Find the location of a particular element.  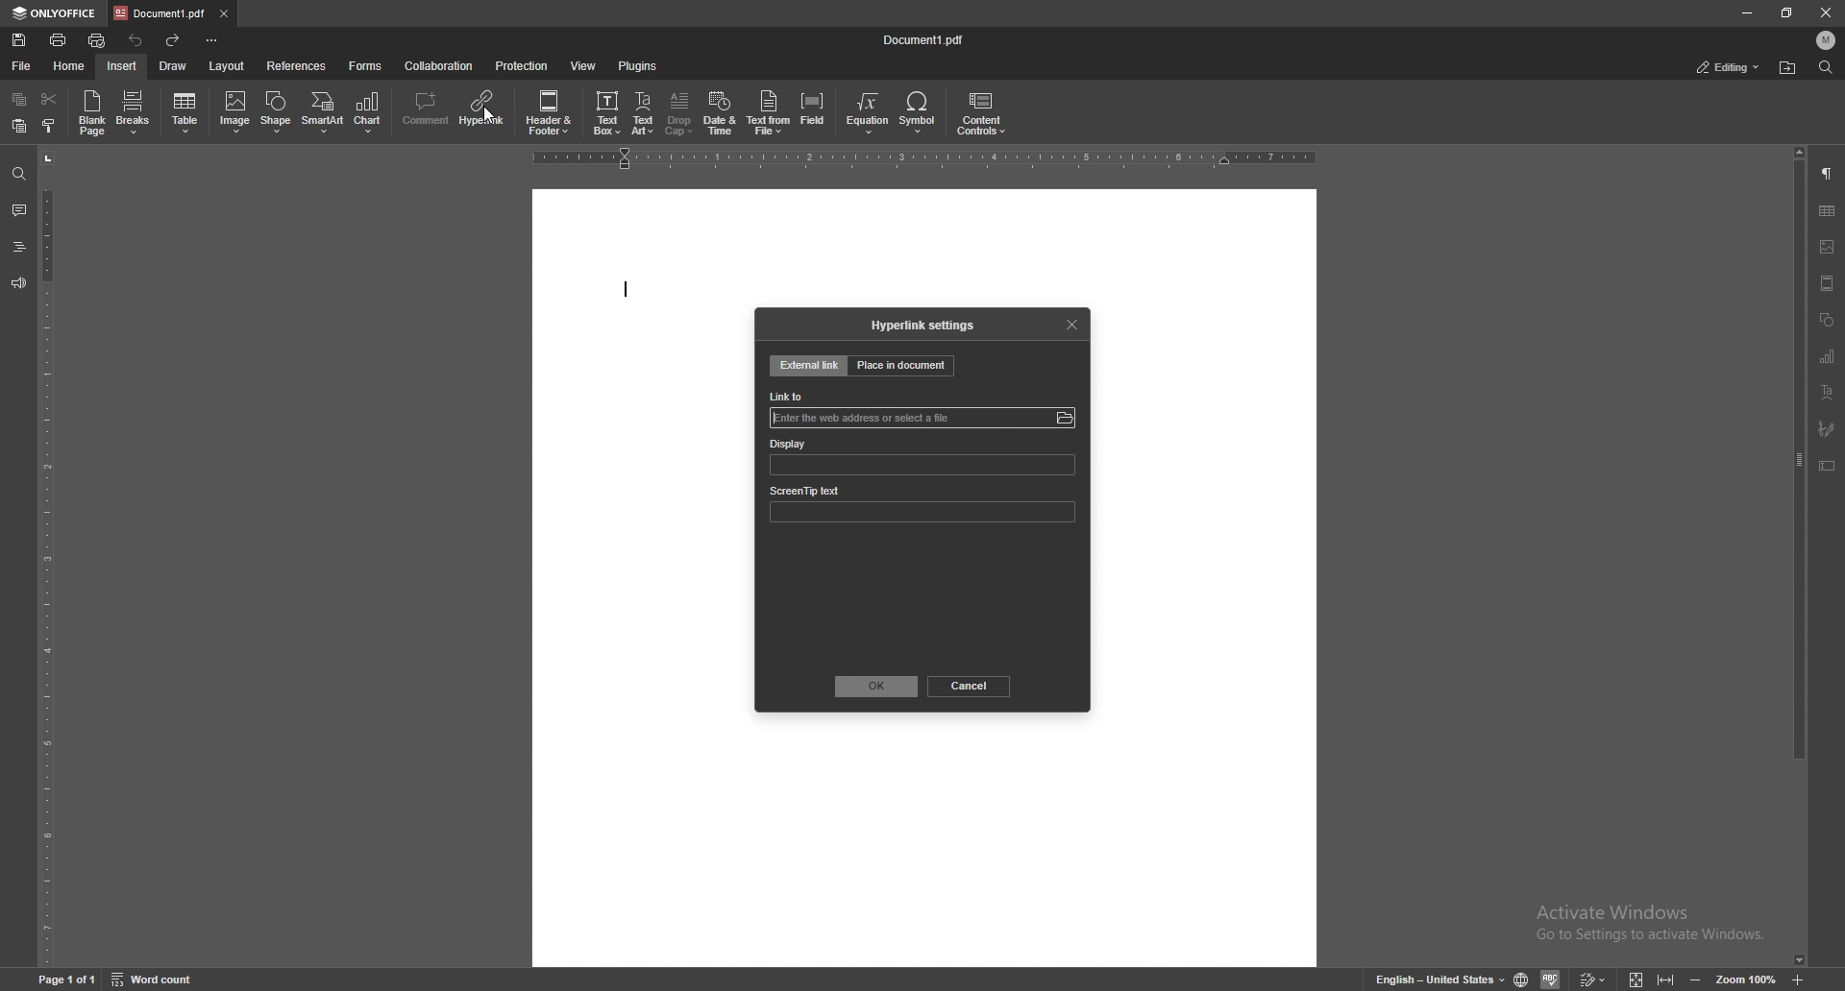

draw is located at coordinates (174, 66).